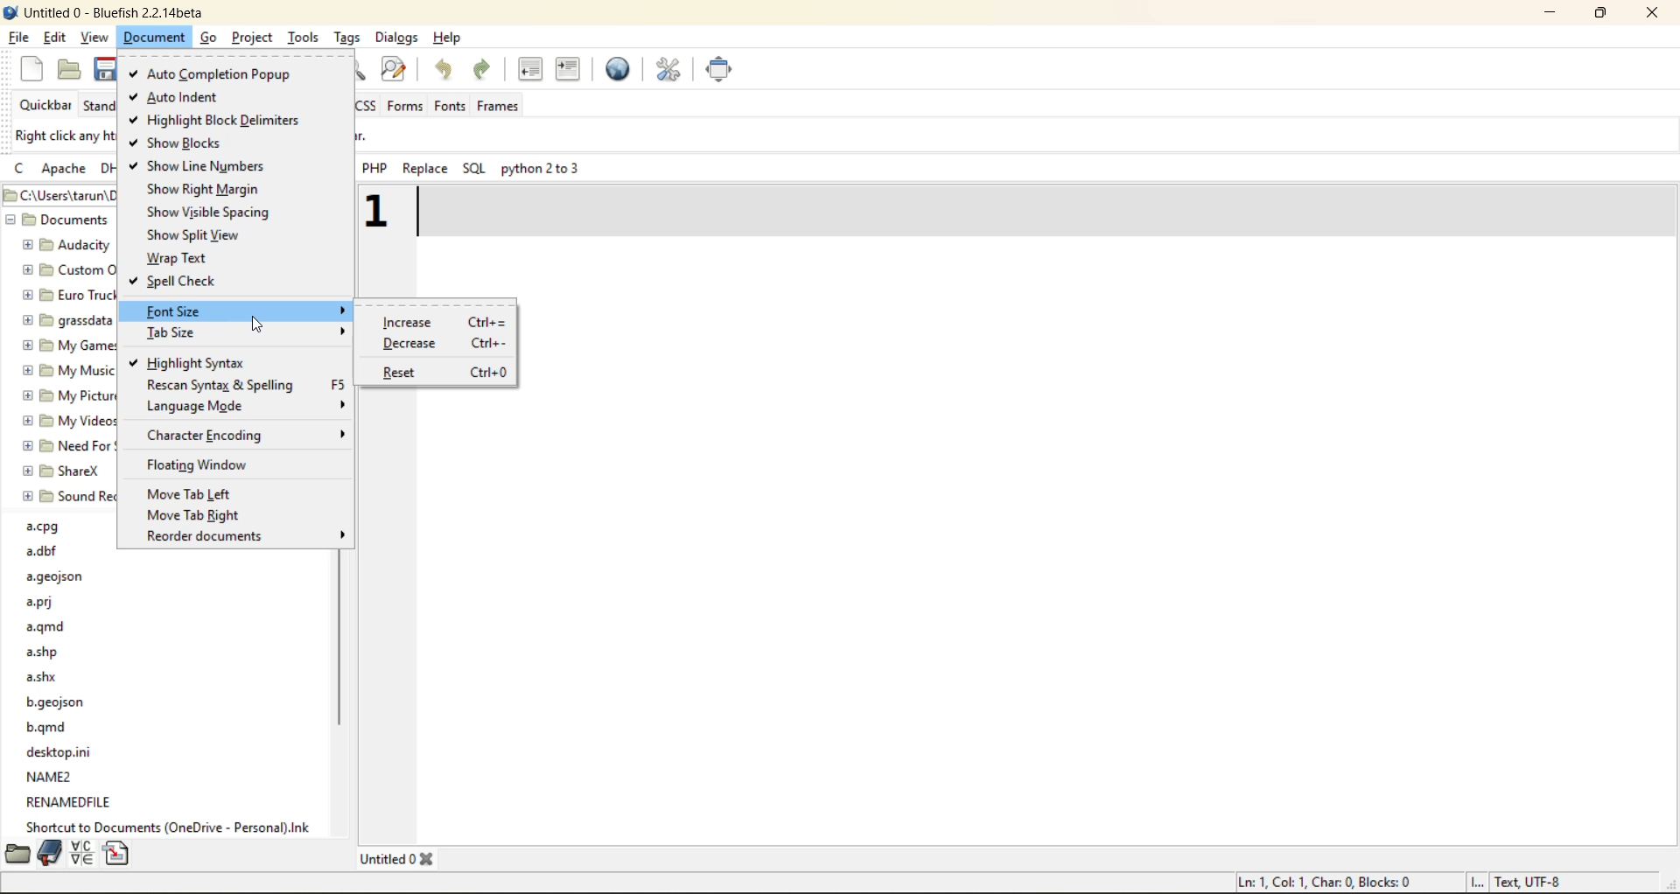  Describe the element at coordinates (209, 38) in the screenshot. I see `go` at that location.